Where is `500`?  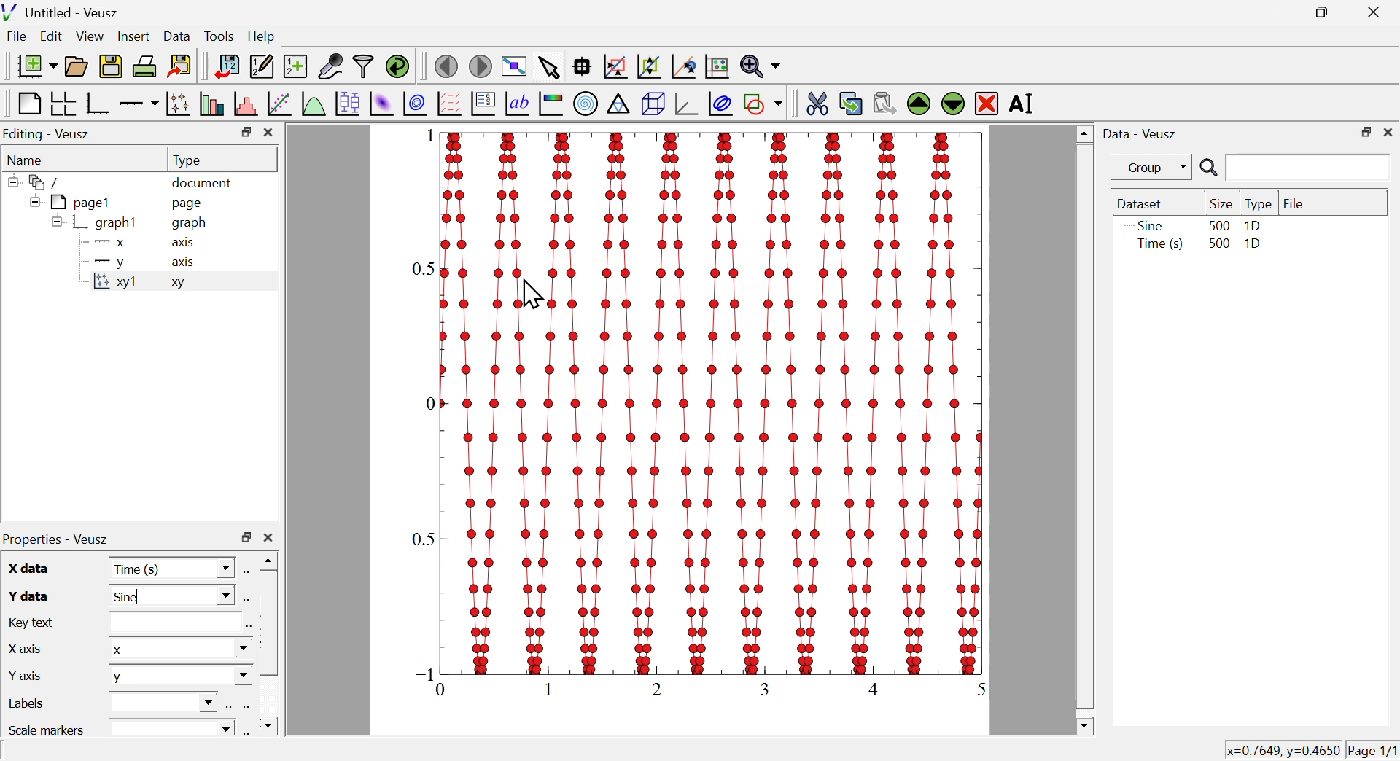 500 is located at coordinates (1218, 244).